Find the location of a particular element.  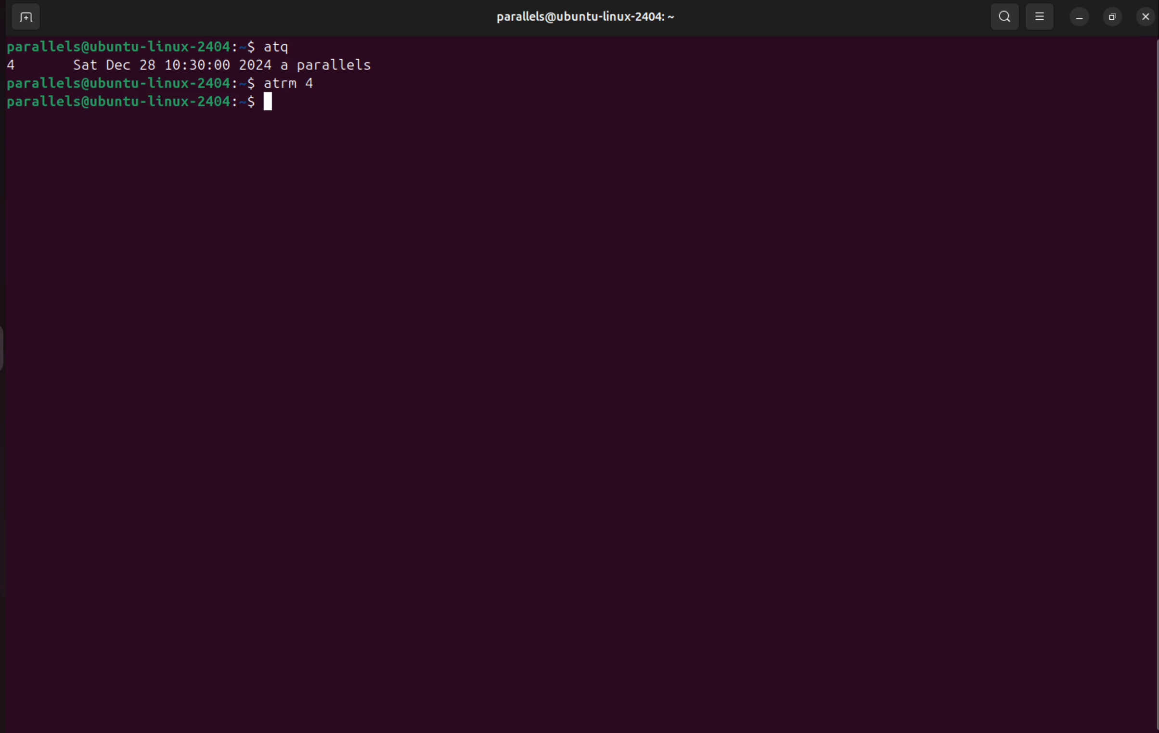

task 4 is located at coordinates (197, 65).